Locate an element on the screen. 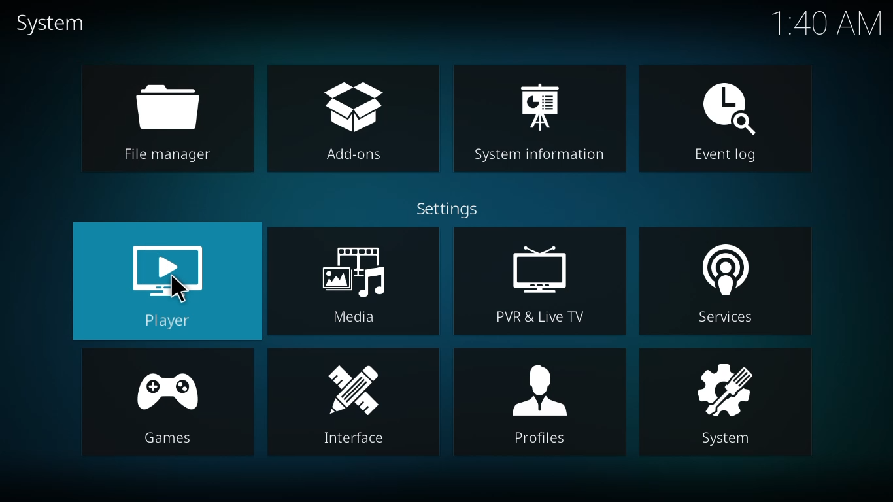 The width and height of the screenshot is (893, 502). games is located at coordinates (167, 403).